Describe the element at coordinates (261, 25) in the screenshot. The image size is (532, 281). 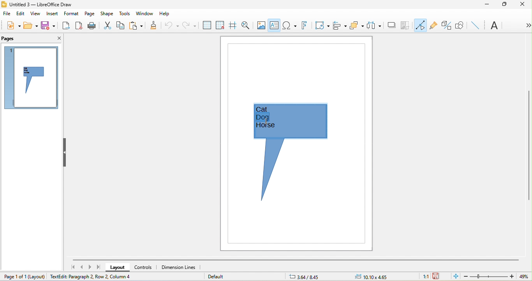
I see `image` at that location.